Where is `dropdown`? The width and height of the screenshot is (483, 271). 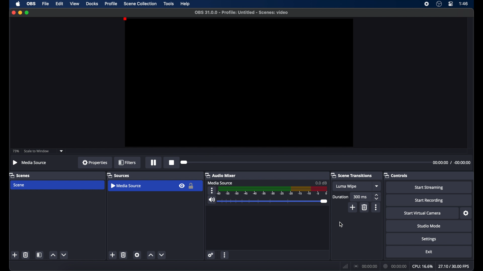
dropdown is located at coordinates (61, 151).